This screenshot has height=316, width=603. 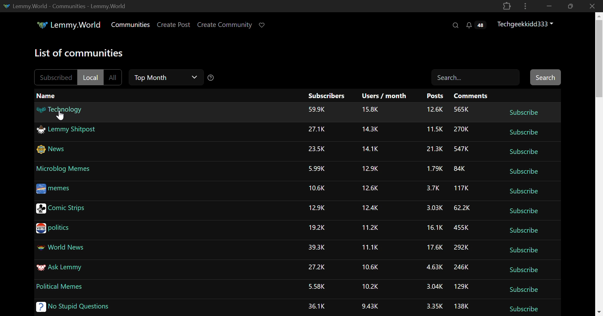 What do you see at coordinates (522, 291) in the screenshot?
I see `Subscribe` at bounding box center [522, 291].